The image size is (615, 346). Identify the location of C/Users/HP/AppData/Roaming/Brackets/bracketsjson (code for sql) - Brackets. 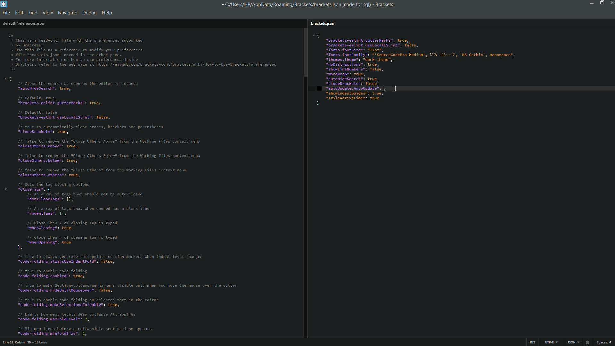
(311, 5).